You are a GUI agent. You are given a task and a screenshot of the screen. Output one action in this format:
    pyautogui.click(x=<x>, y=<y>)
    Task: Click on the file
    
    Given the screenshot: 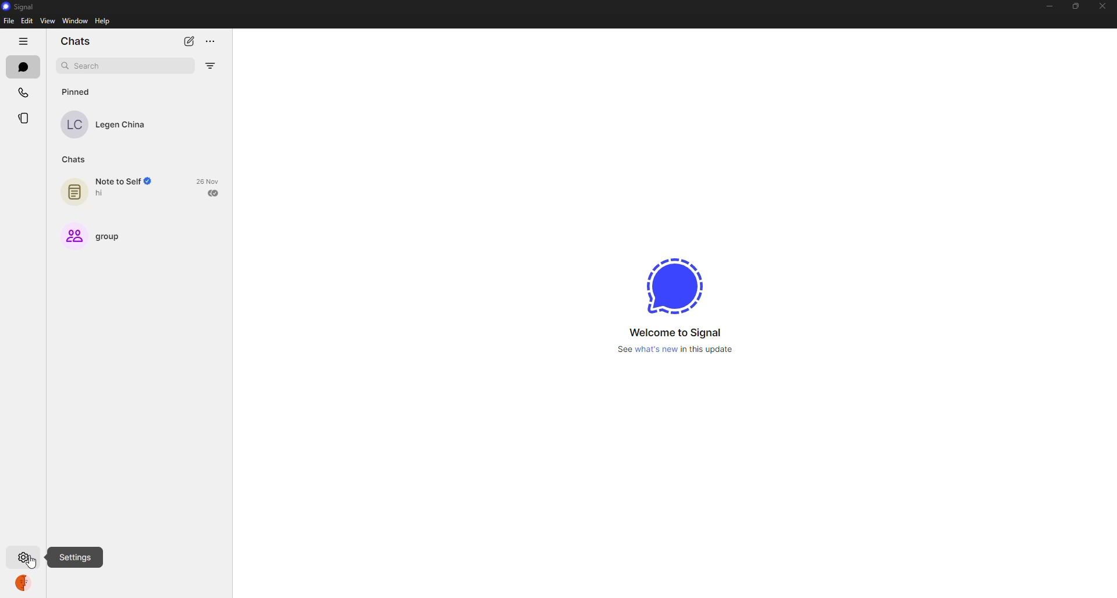 What is the action you would take?
    pyautogui.click(x=9, y=22)
    